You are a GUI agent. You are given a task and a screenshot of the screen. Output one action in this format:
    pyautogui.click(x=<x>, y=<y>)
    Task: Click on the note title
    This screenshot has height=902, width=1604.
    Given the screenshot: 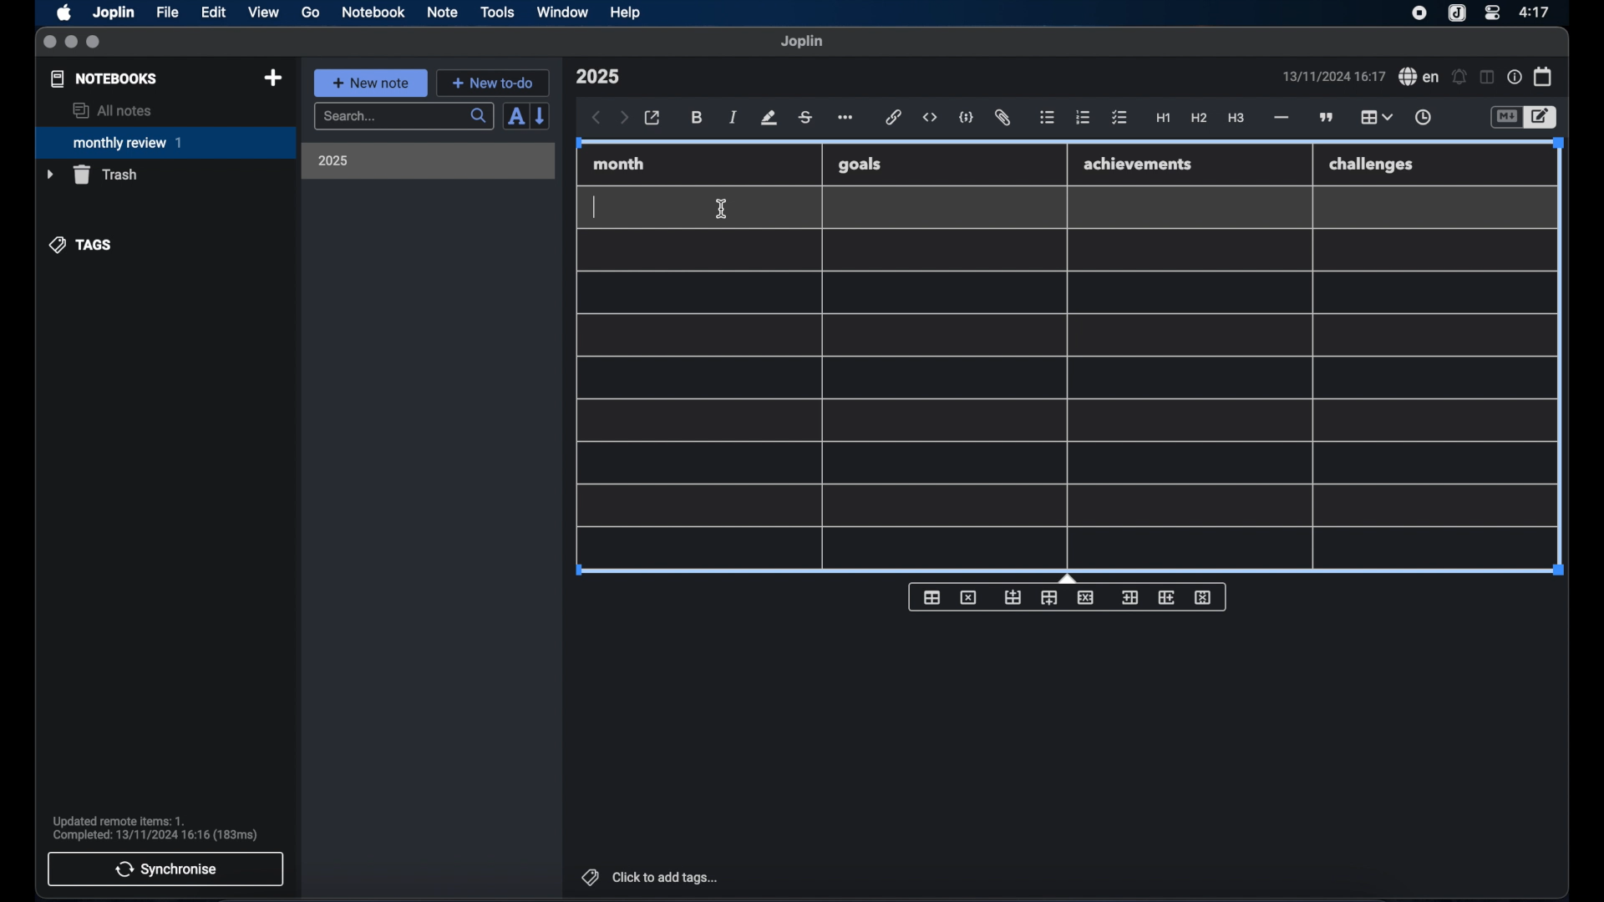 What is the action you would take?
    pyautogui.click(x=597, y=77)
    